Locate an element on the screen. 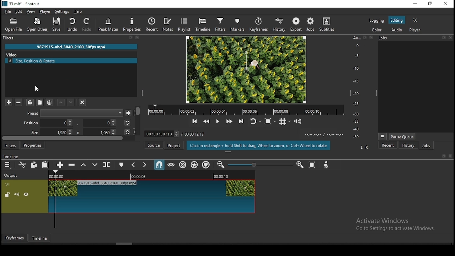 This screenshot has width=455, height=256. add a filter is located at coordinates (9, 103).